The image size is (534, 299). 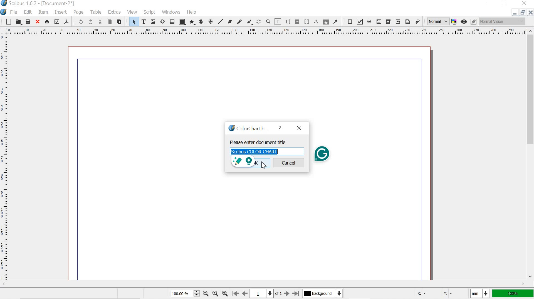 What do you see at coordinates (184, 293) in the screenshot?
I see `100%` at bounding box center [184, 293].